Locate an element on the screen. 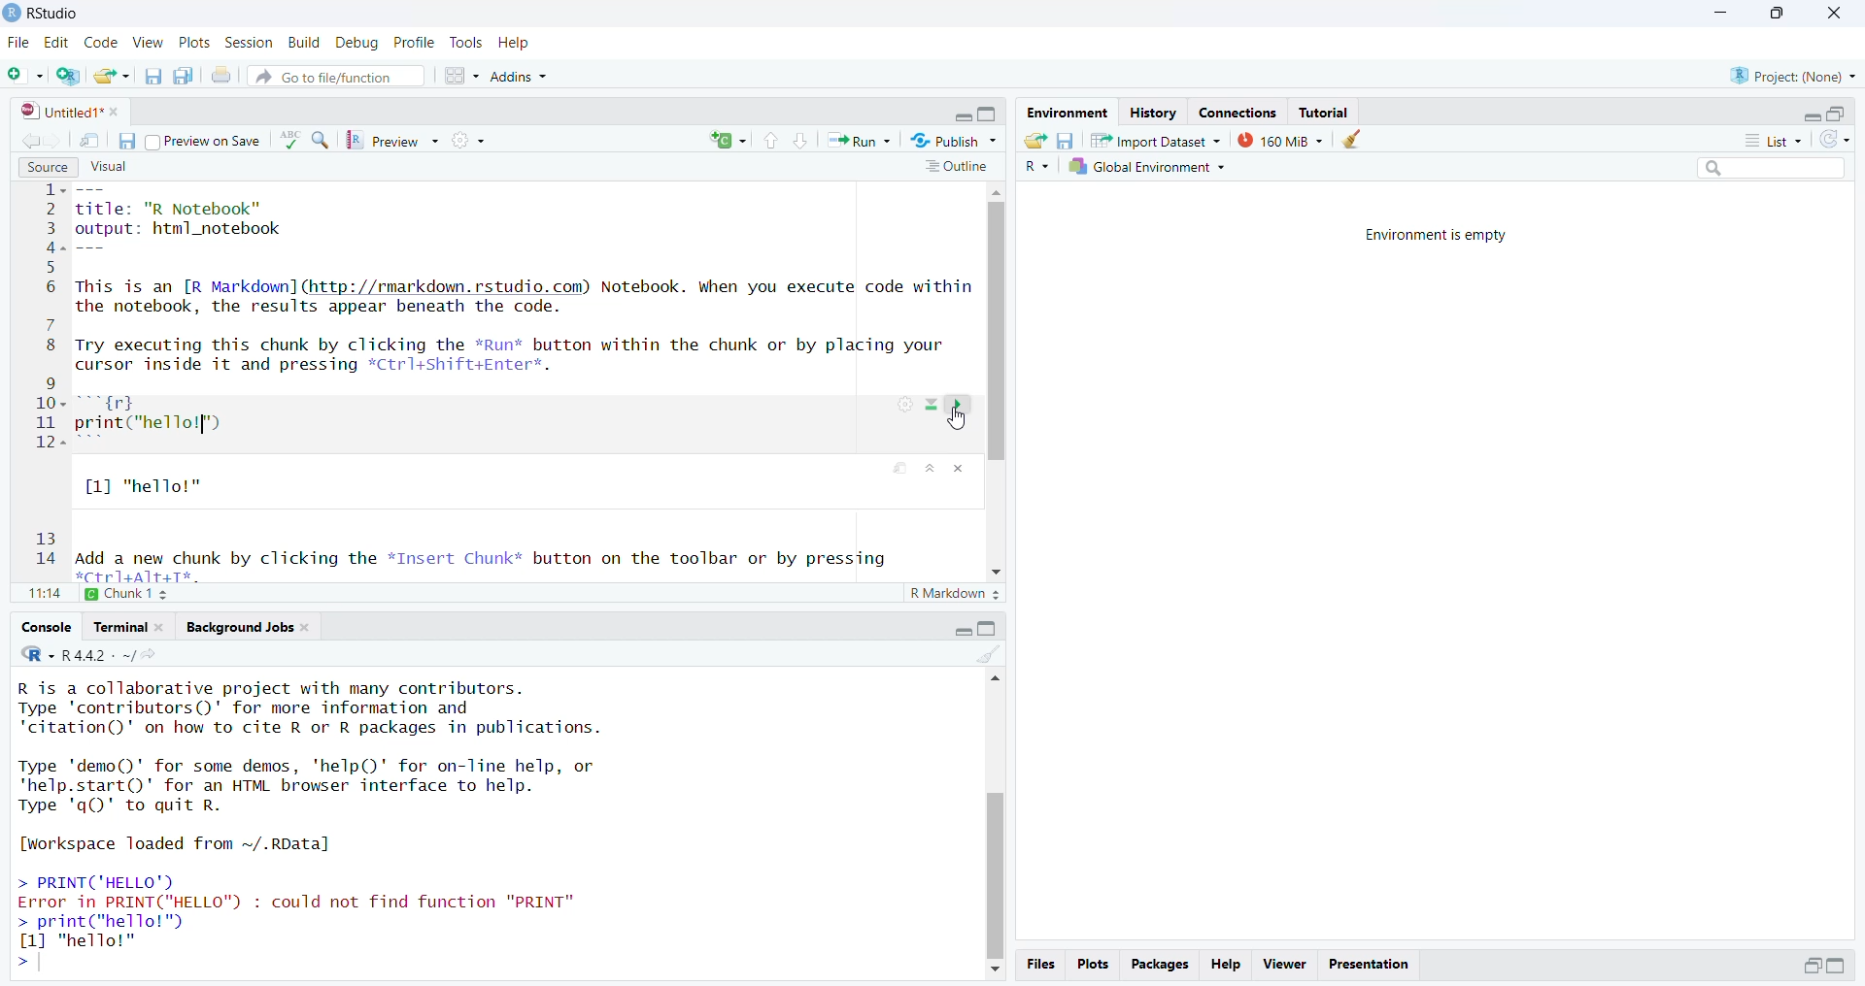 The height and width of the screenshot is (986, 1865). save current document is located at coordinates (155, 76).